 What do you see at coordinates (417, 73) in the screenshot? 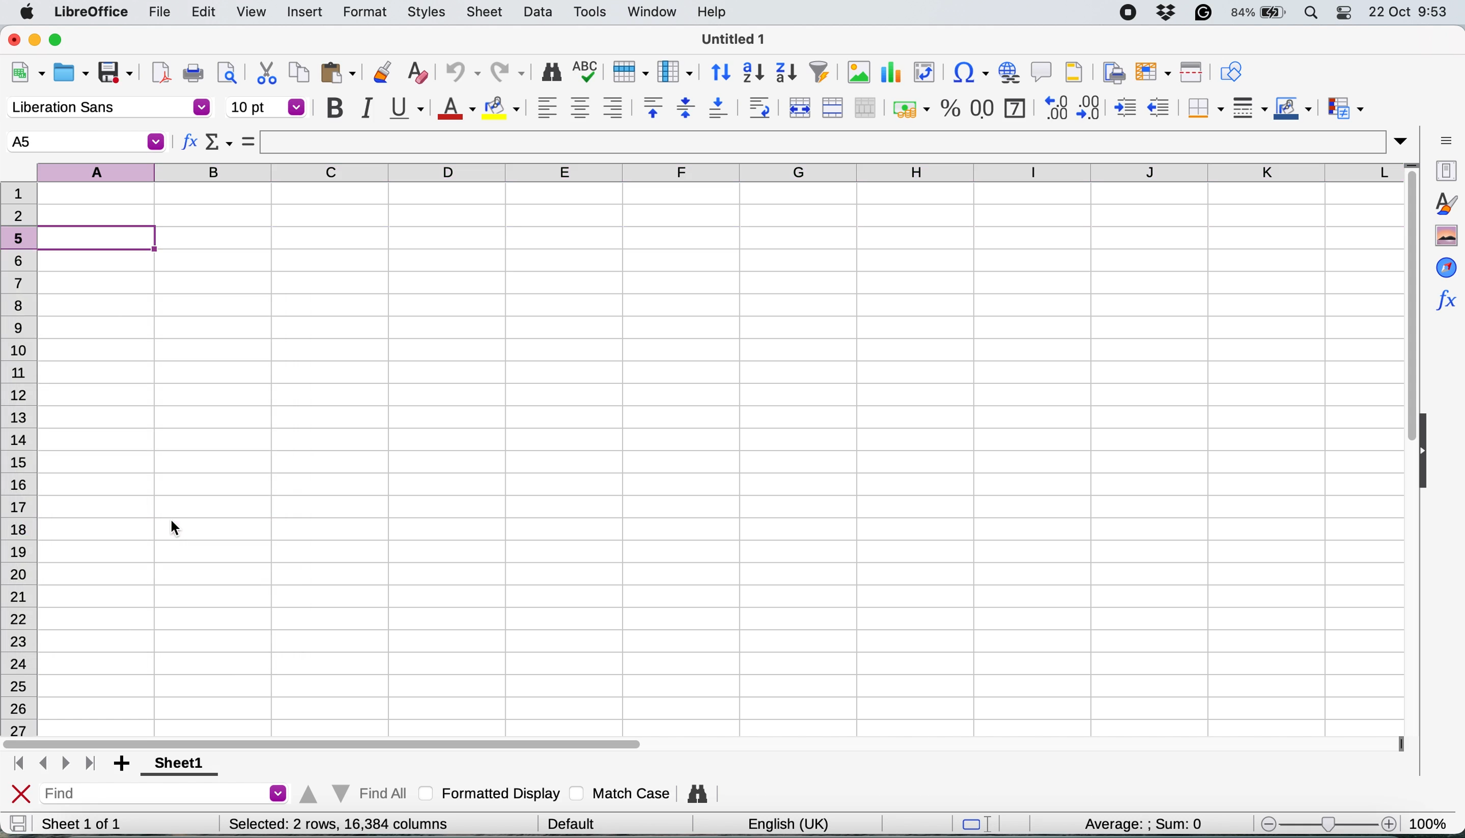
I see `clear direct formatting` at bounding box center [417, 73].